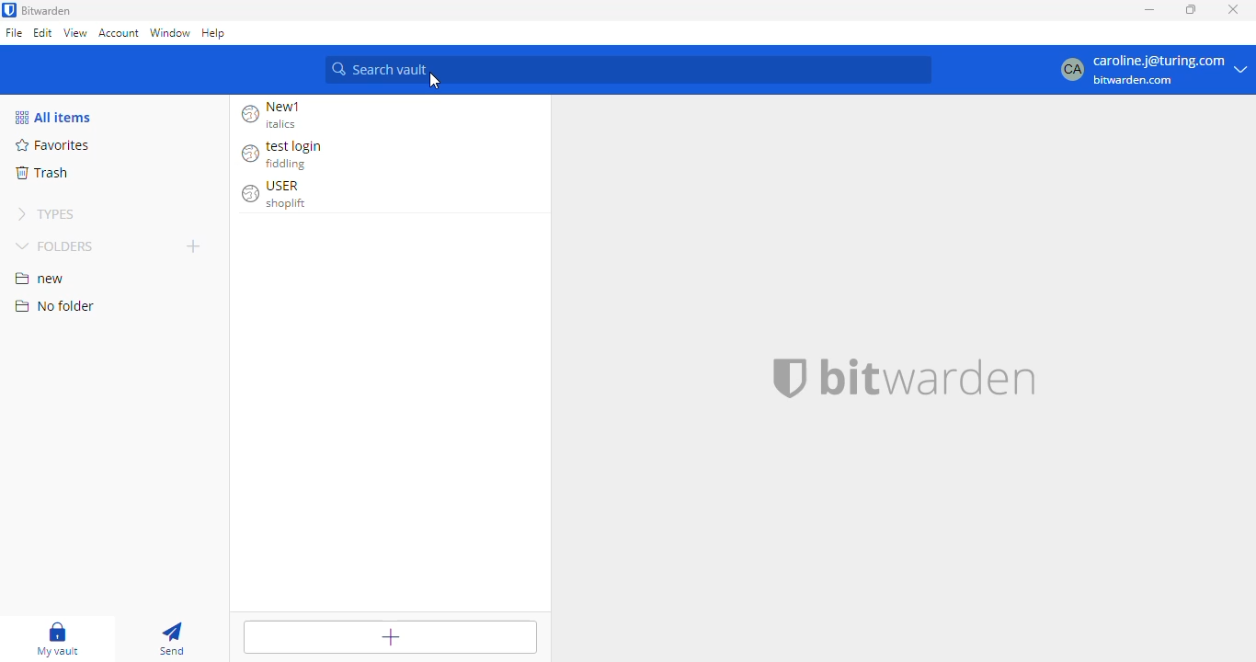 This screenshot has width=1256, height=662. What do you see at coordinates (1234, 9) in the screenshot?
I see `close` at bounding box center [1234, 9].